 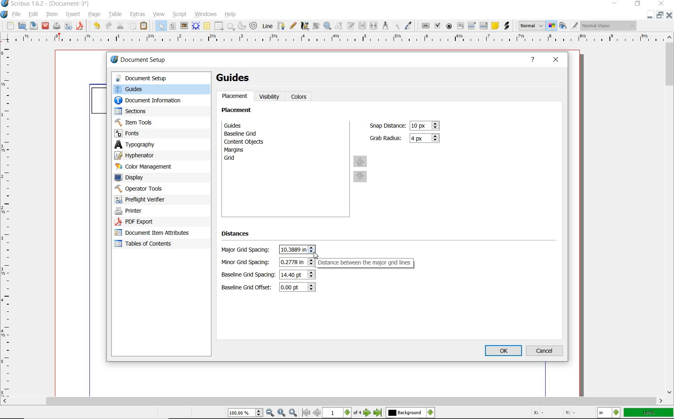 I want to click on scrollbar, so click(x=332, y=402).